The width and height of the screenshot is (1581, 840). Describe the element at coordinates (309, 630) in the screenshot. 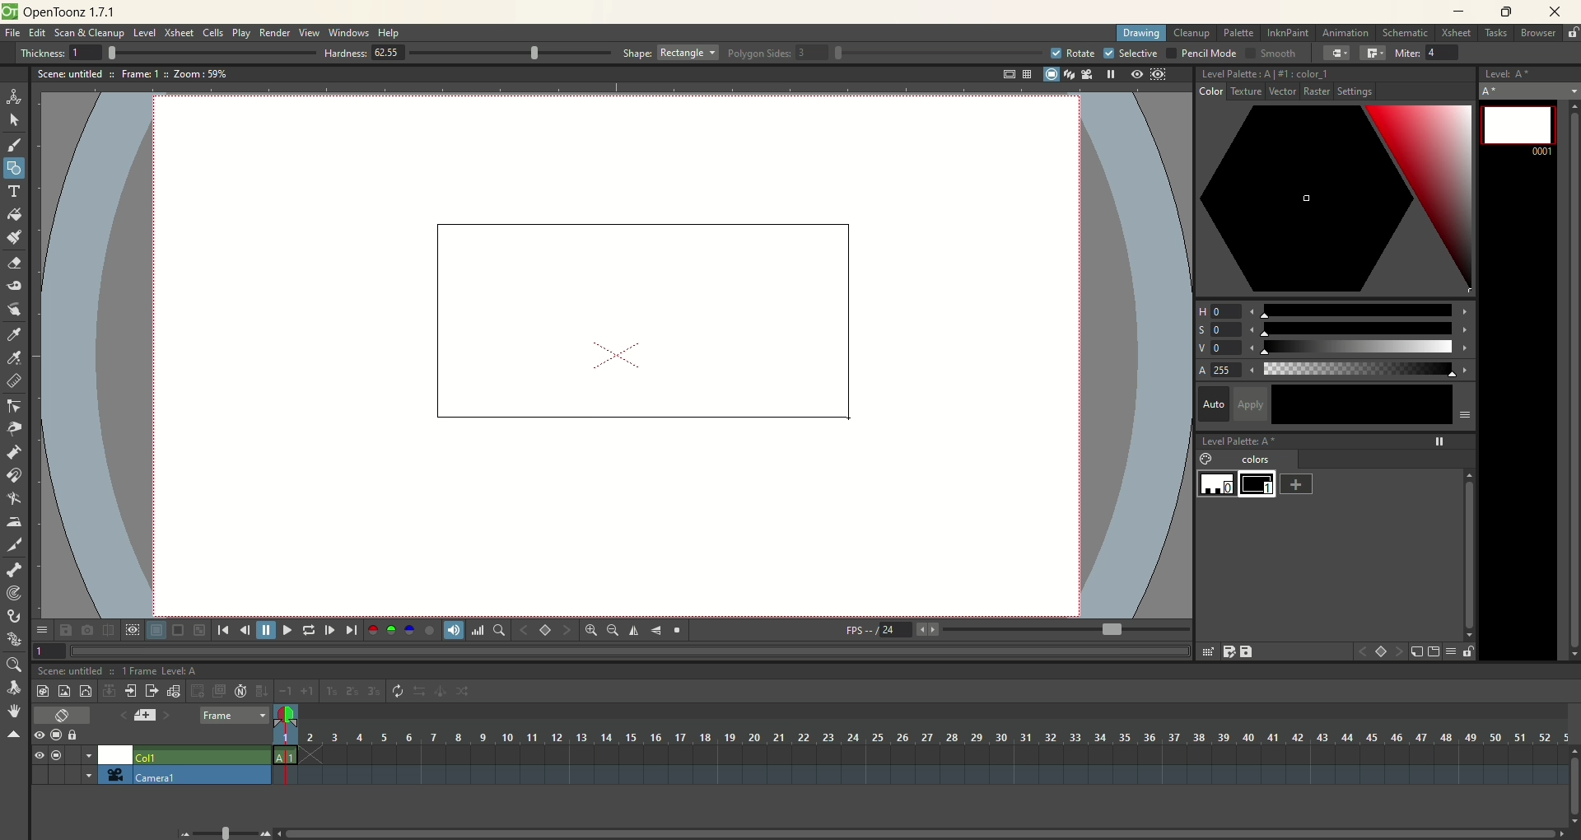

I see `loop` at that location.